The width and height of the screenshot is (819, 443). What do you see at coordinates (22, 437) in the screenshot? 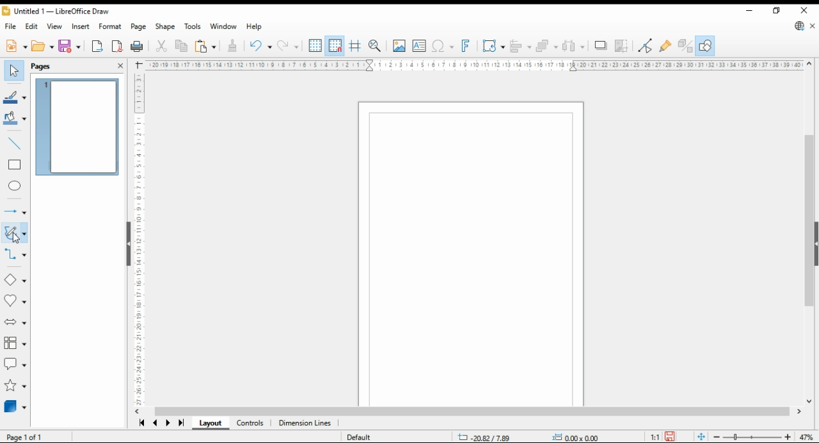
I see `pagw 1 of 1` at bounding box center [22, 437].